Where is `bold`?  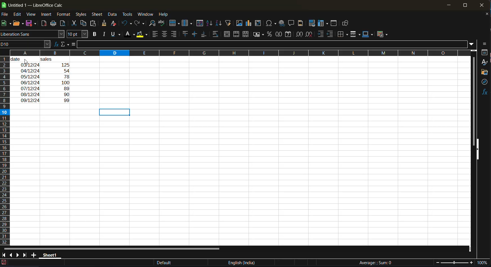
bold is located at coordinates (95, 34).